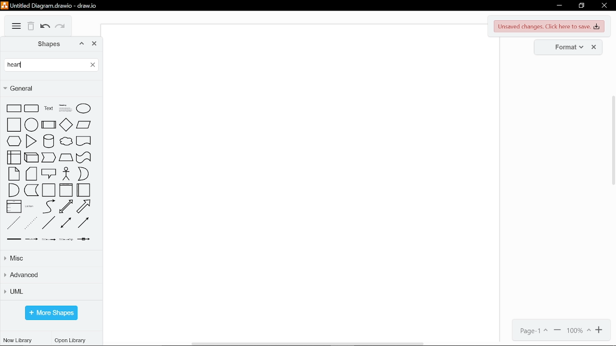 The width and height of the screenshot is (616, 346). I want to click on container, so click(49, 191).